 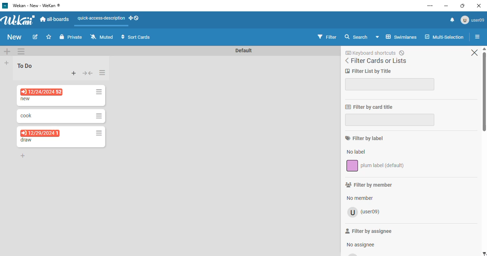 What do you see at coordinates (369, 107) in the screenshot?
I see `filter by card title` at bounding box center [369, 107].